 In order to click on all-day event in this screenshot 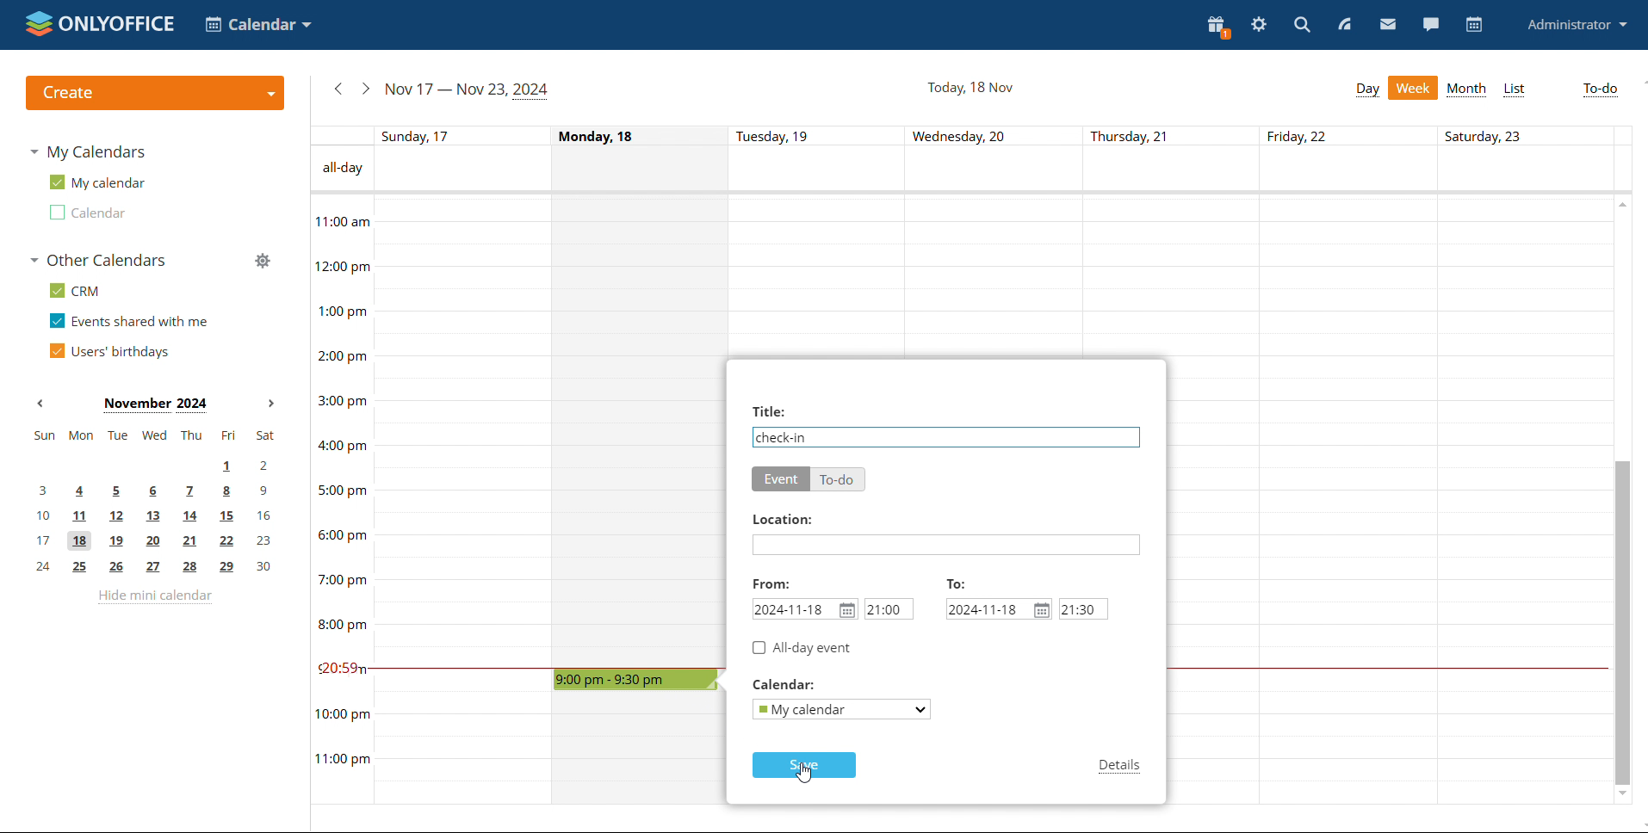, I will do `click(802, 648)`.